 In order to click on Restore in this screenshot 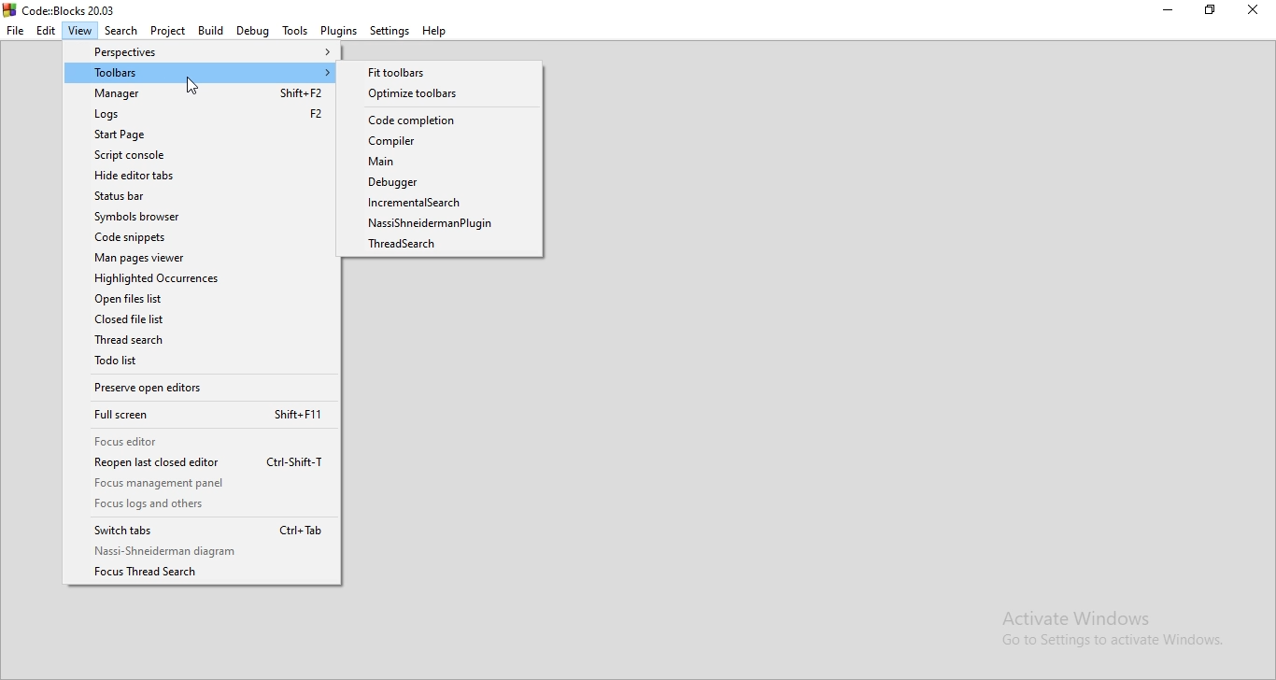, I will do `click(1212, 12)`.